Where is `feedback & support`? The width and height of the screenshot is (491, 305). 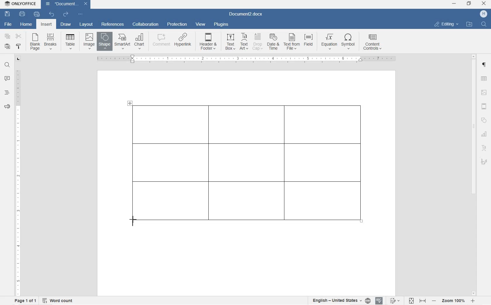
feedback & support is located at coordinates (7, 107).